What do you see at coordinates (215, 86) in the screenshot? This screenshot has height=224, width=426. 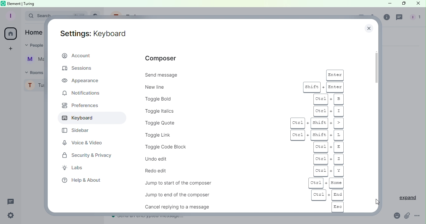 I see `New line` at bounding box center [215, 86].